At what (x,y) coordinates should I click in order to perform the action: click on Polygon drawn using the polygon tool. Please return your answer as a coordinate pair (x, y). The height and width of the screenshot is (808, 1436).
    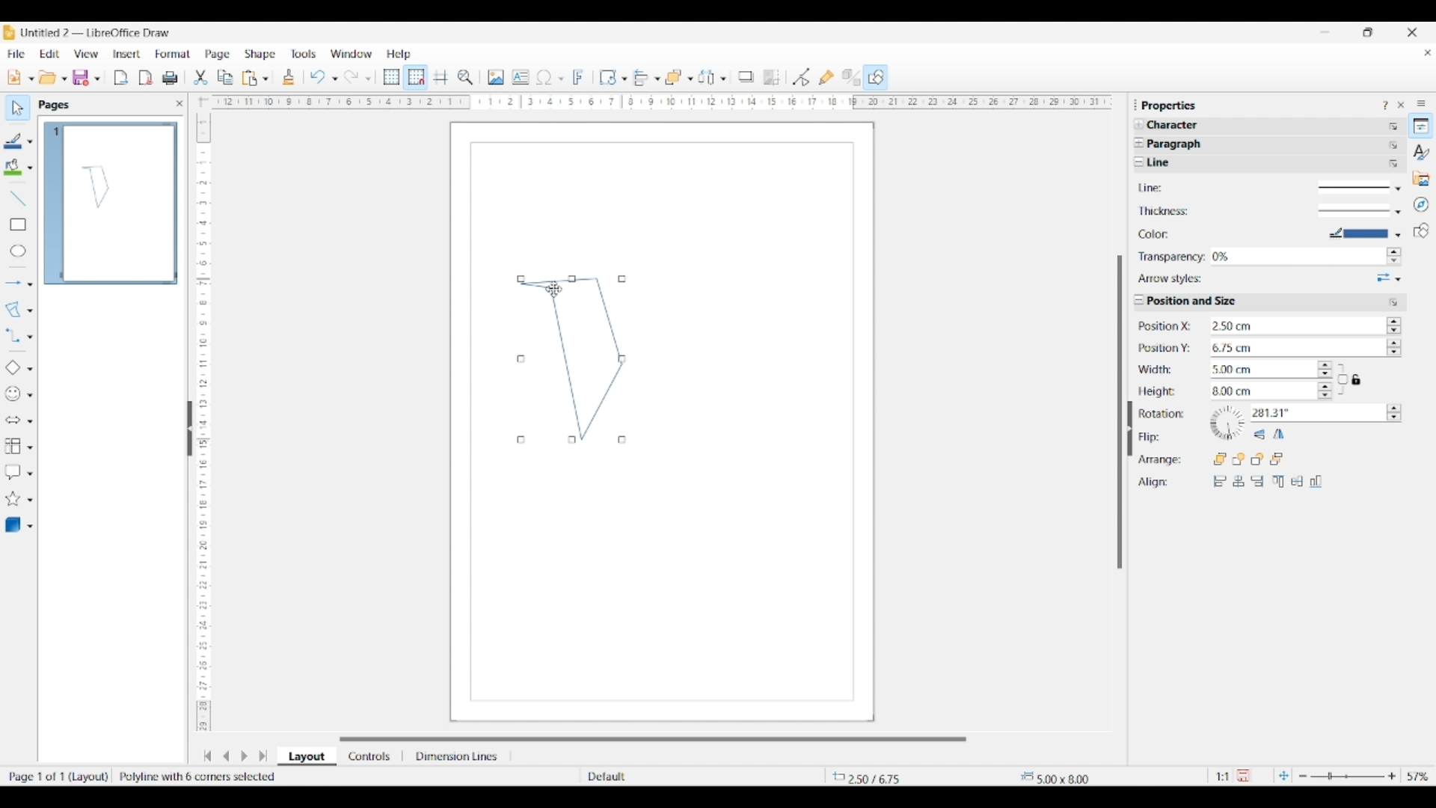
    Looking at the image, I should click on (571, 360).